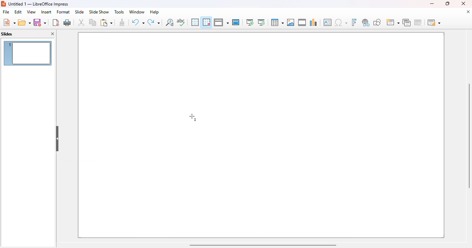 The height and width of the screenshot is (248, 472). What do you see at coordinates (136, 12) in the screenshot?
I see `window` at bounding box center [136, 12].